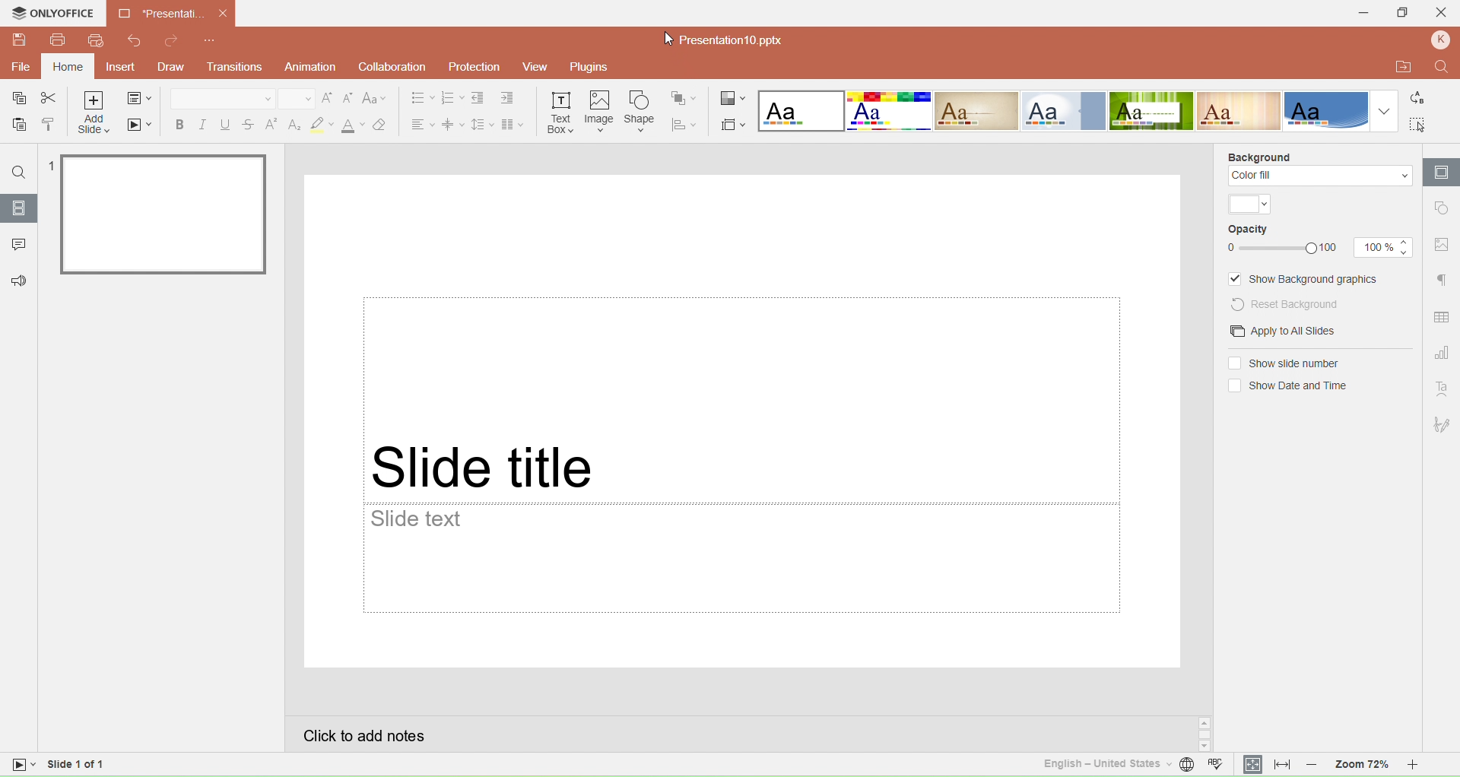  Describe the element at coordinates (668, 40) in the screenshot. I see `Cursor` at that location.